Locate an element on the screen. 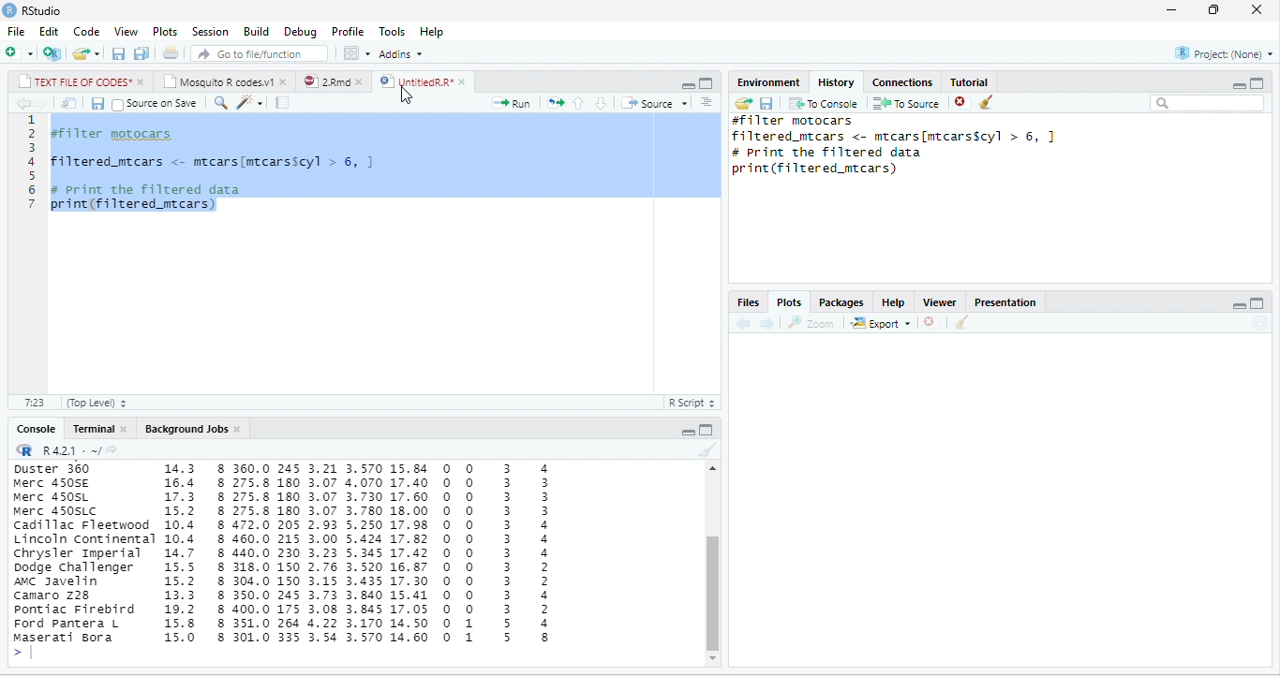 This screenshot has width=1280, height=676. Help is located at coordinates (893, 302).